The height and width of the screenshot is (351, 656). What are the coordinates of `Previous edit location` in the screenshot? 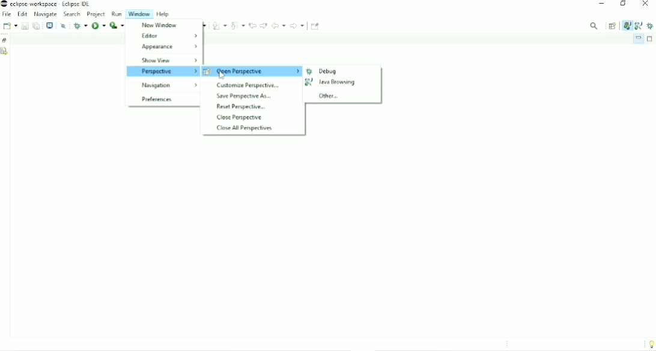 It's located at (252, 25).